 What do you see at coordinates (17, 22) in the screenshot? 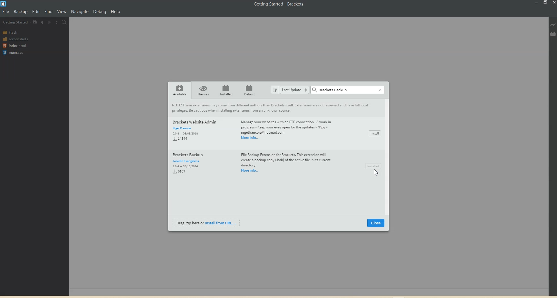
I see `Getting Started` at bounding box center [17, 22].